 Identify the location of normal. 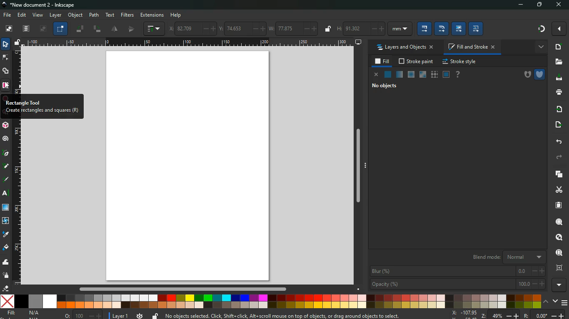
(387, 74).